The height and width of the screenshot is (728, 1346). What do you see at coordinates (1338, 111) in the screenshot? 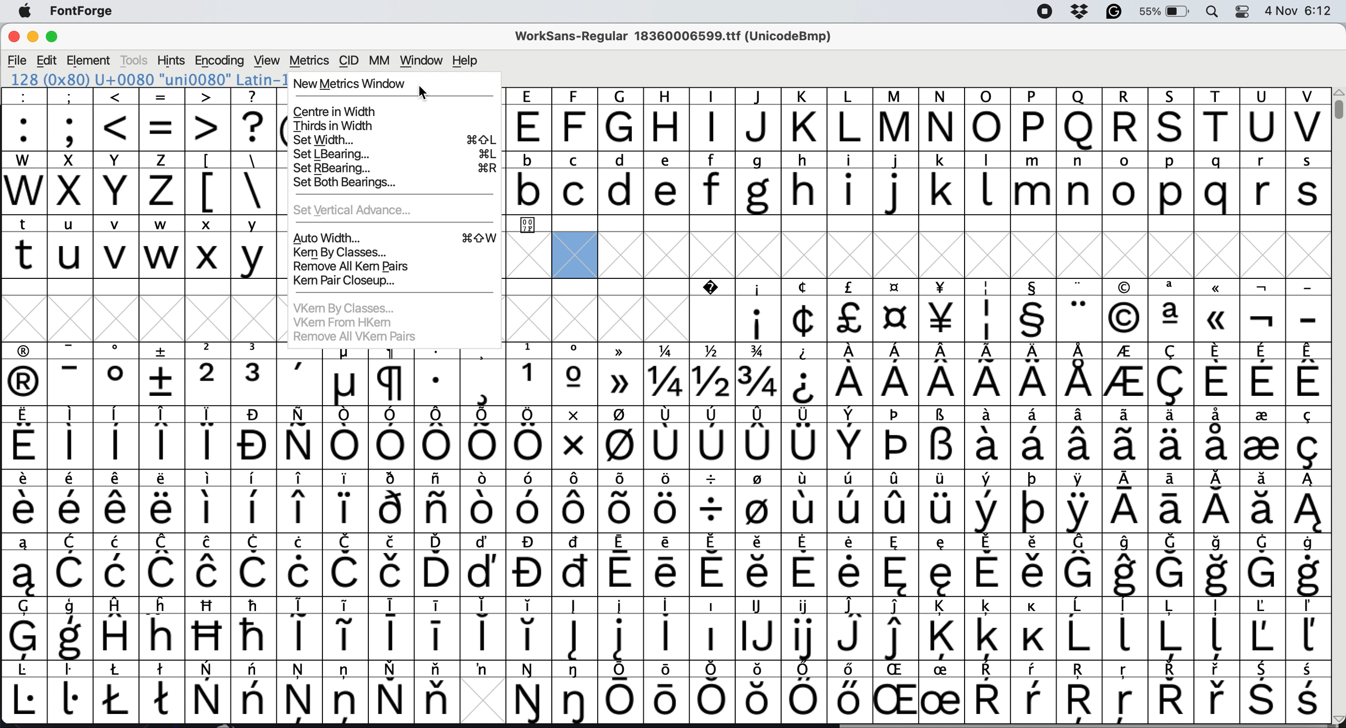
I see `vertical scroll` at bounding box center [1338, 111].